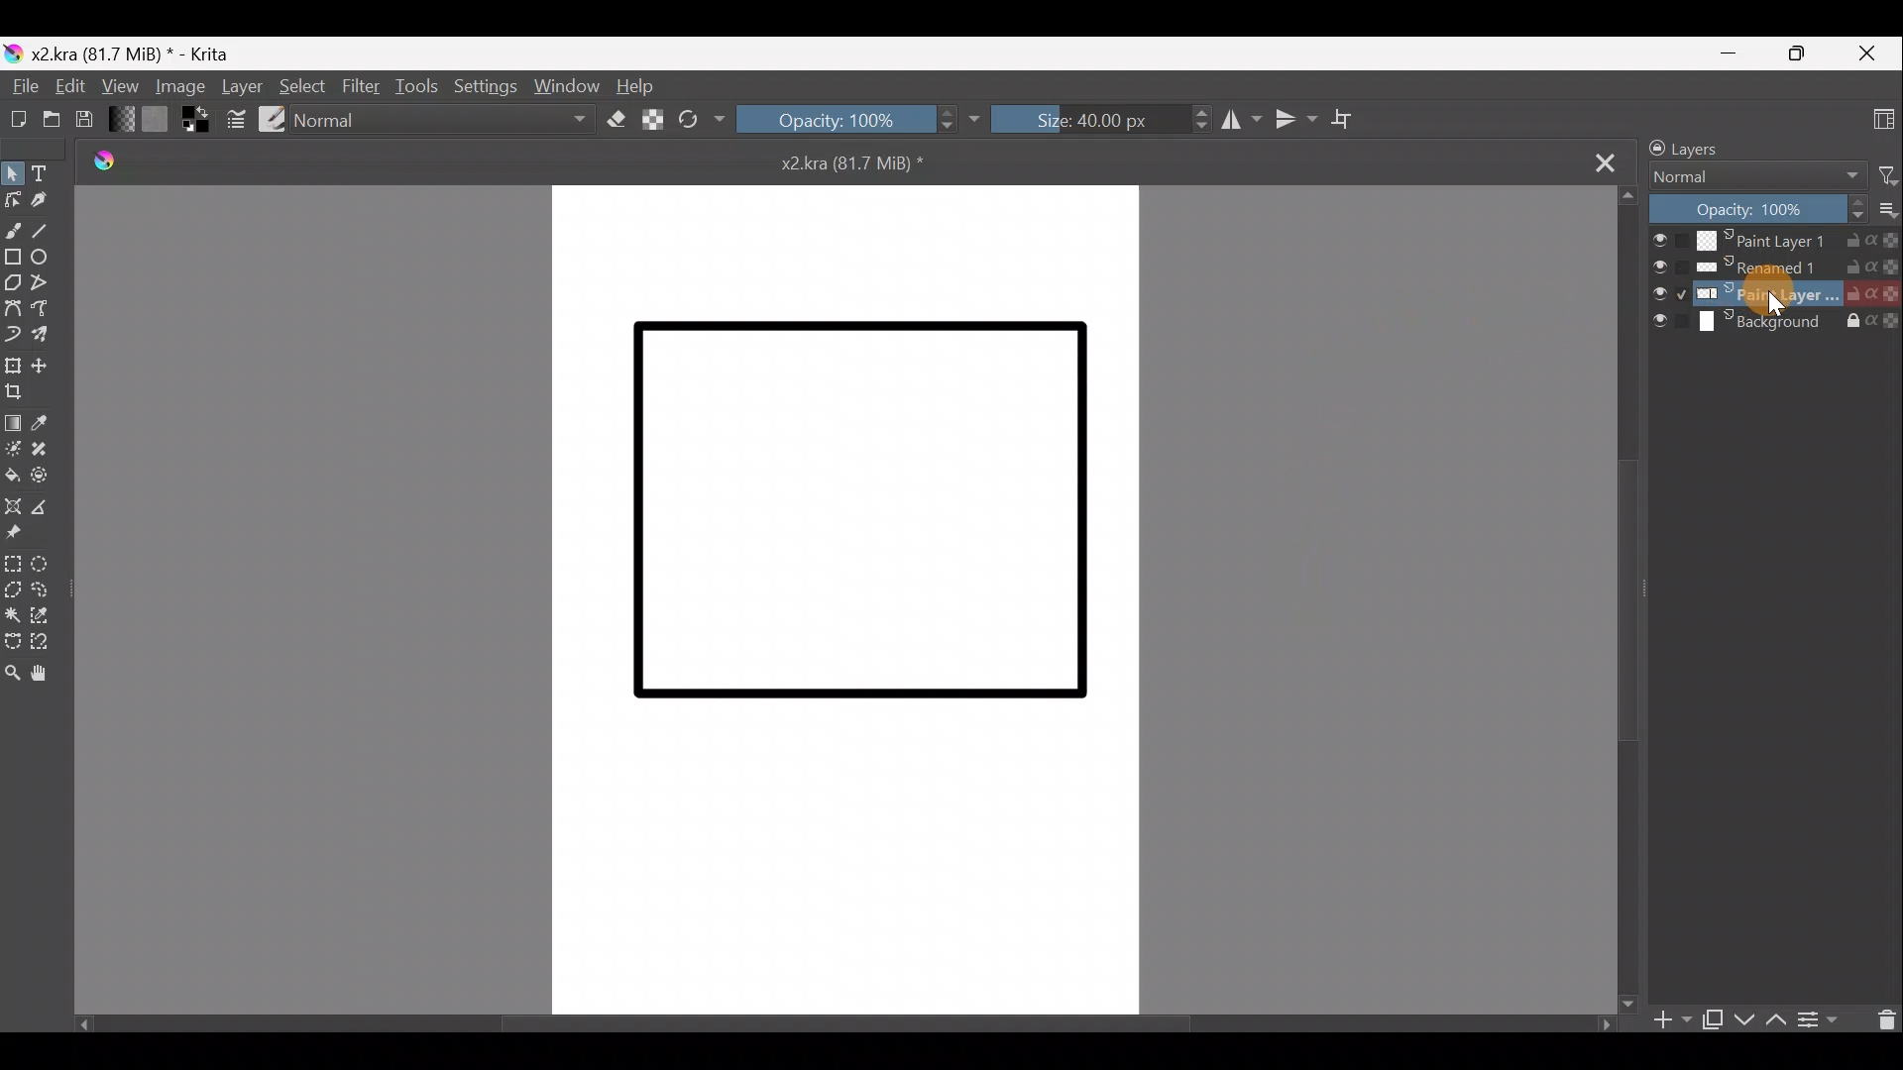 Image resolution: width=1903 pixels, height=1070 pixels. I want to click on Layers, so click(1718, 149).